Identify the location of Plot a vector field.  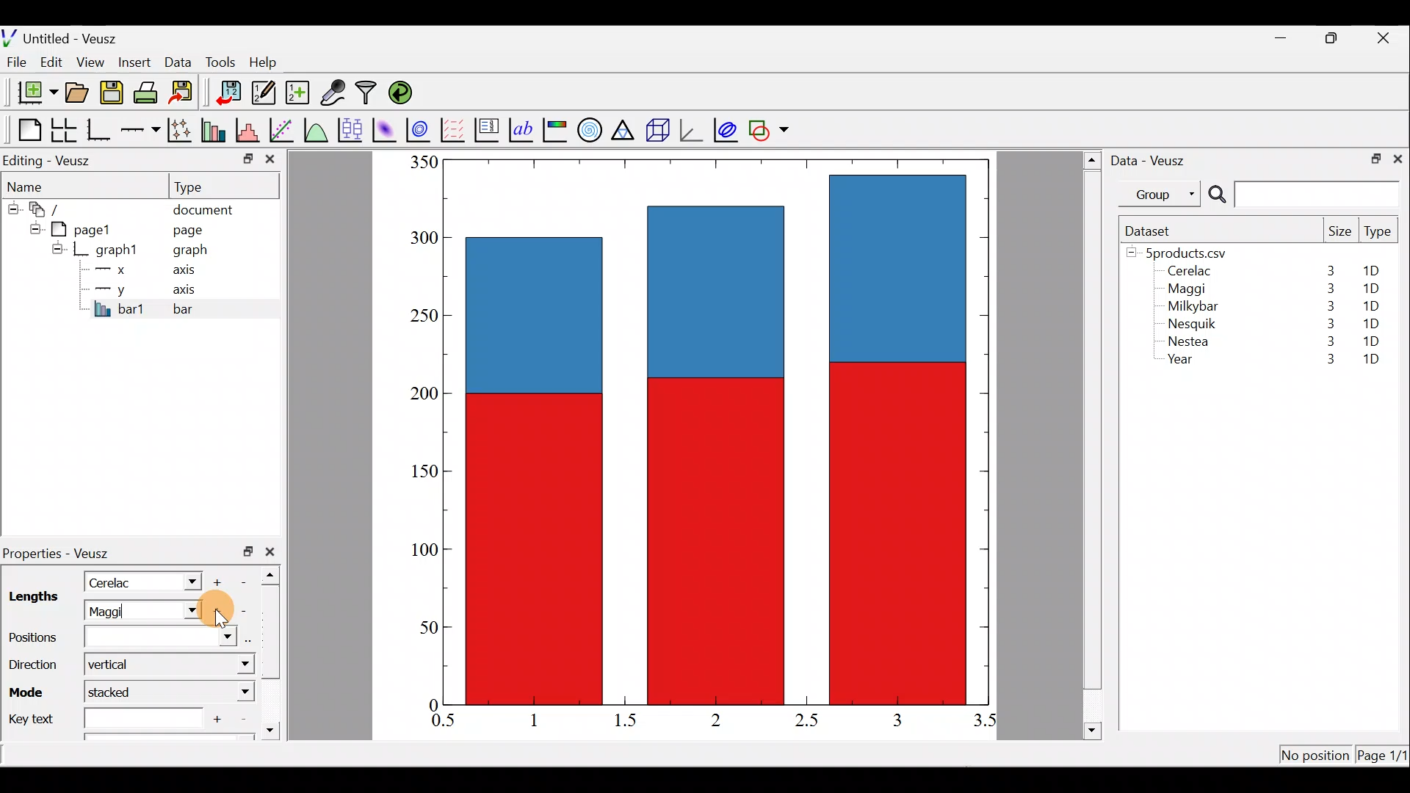
(455, 130).